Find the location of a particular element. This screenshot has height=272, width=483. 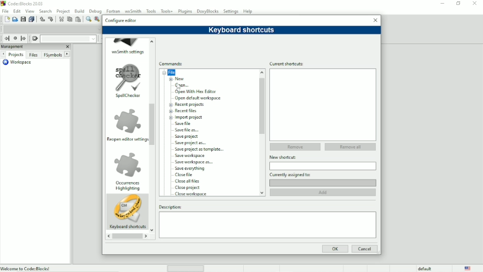

Occurrences highlighting is located at coordinates (127, 187).